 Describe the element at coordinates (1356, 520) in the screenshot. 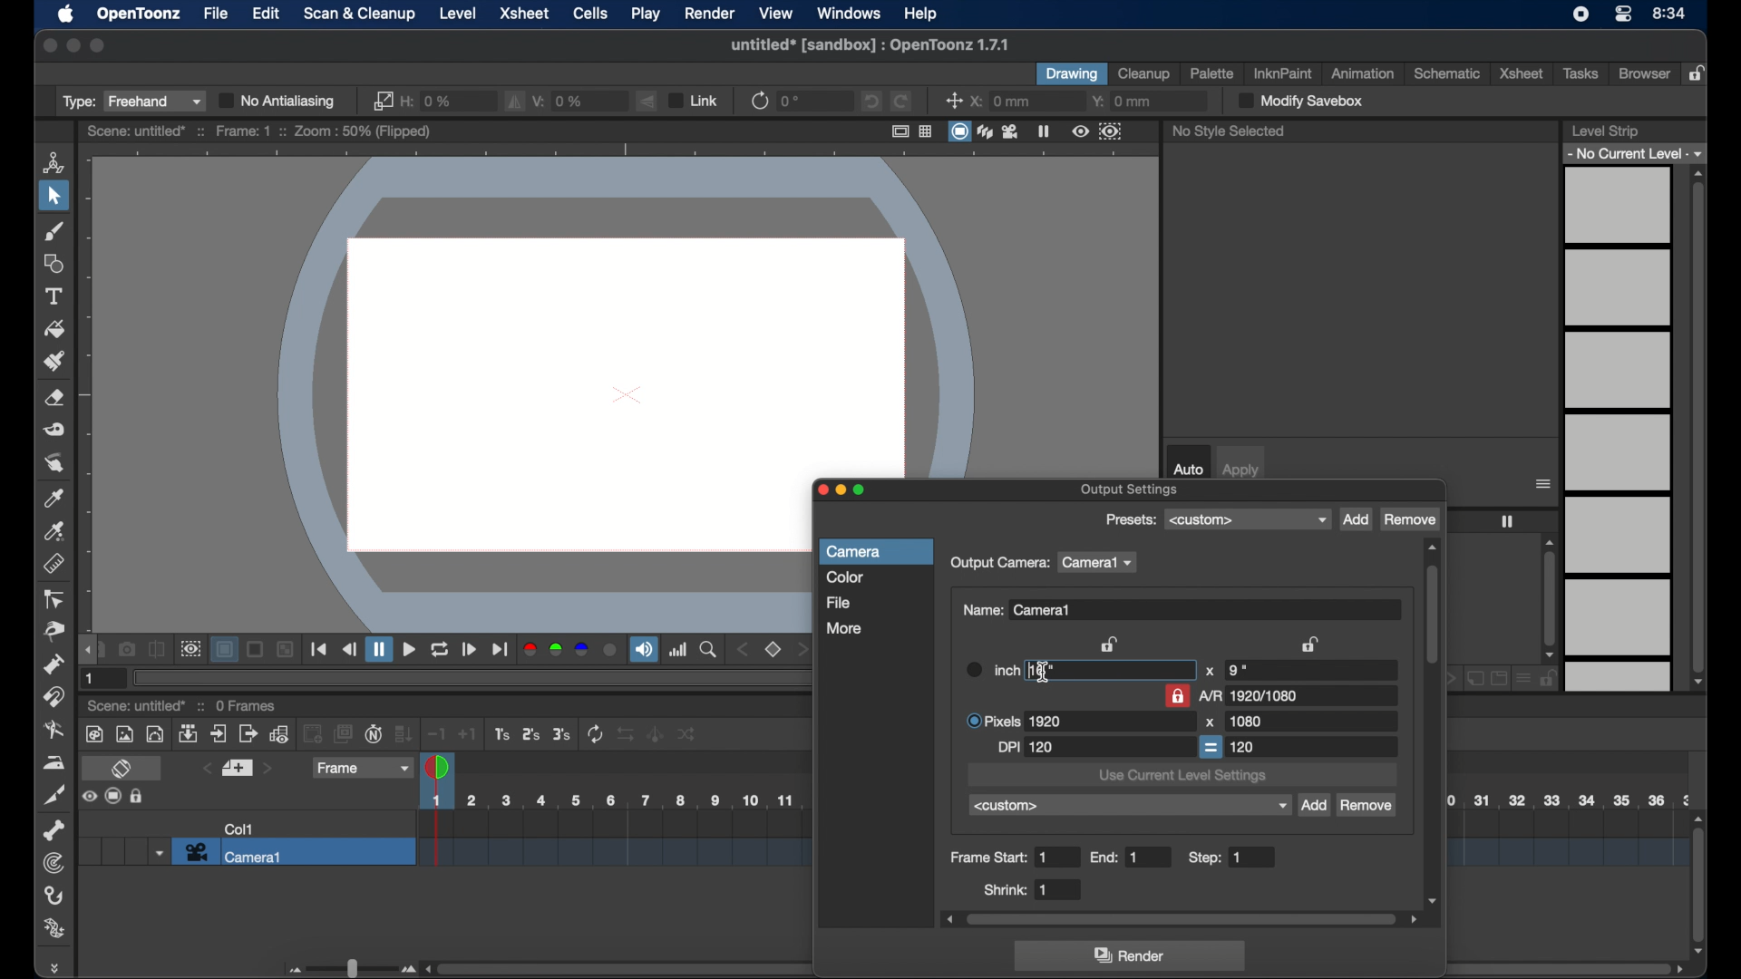

I see `add` at that location.